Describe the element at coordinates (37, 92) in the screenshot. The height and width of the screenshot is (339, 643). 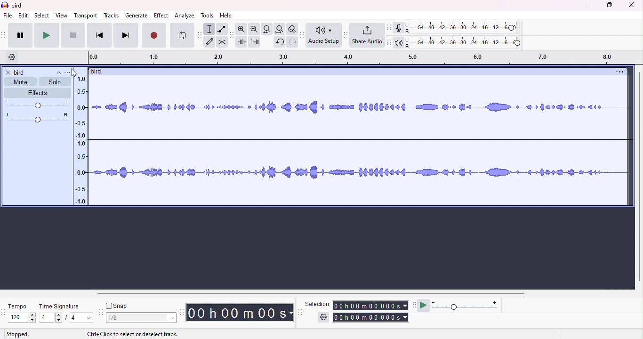
I see `effects` at that location.